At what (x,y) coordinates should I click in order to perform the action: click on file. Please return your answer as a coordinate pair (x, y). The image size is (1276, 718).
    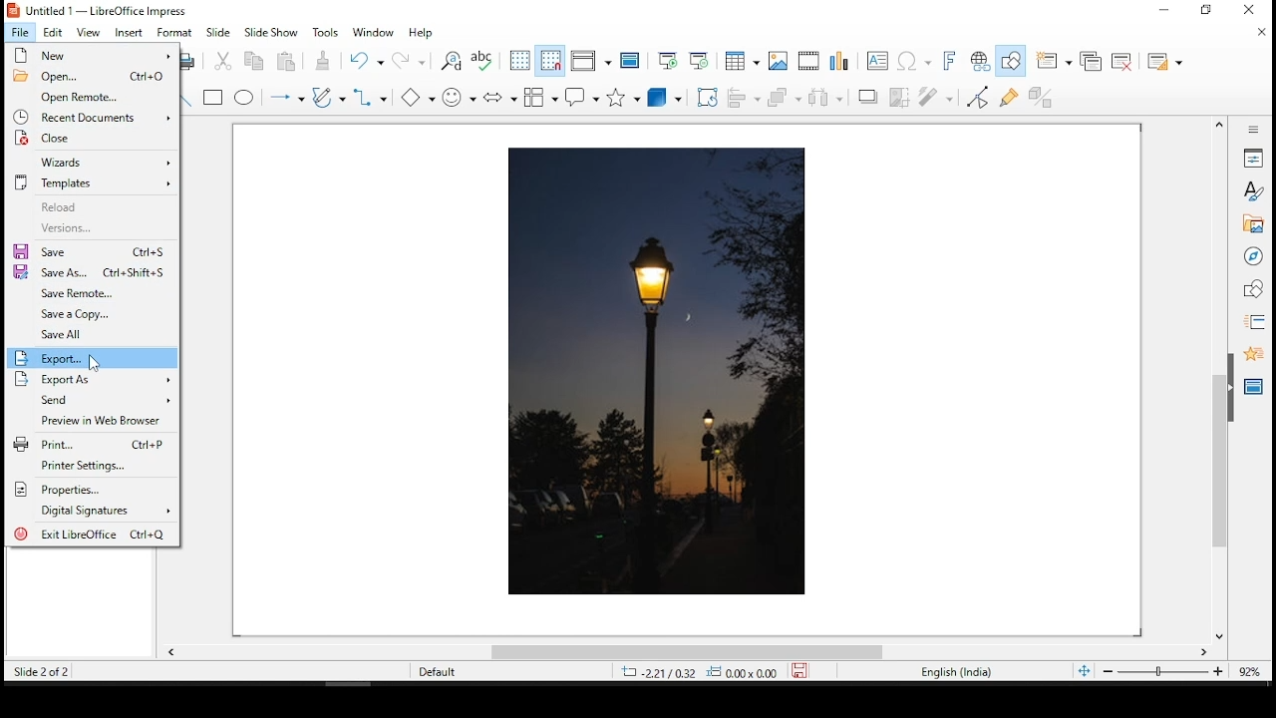
    Looking at the image, I should click on (20, 32).